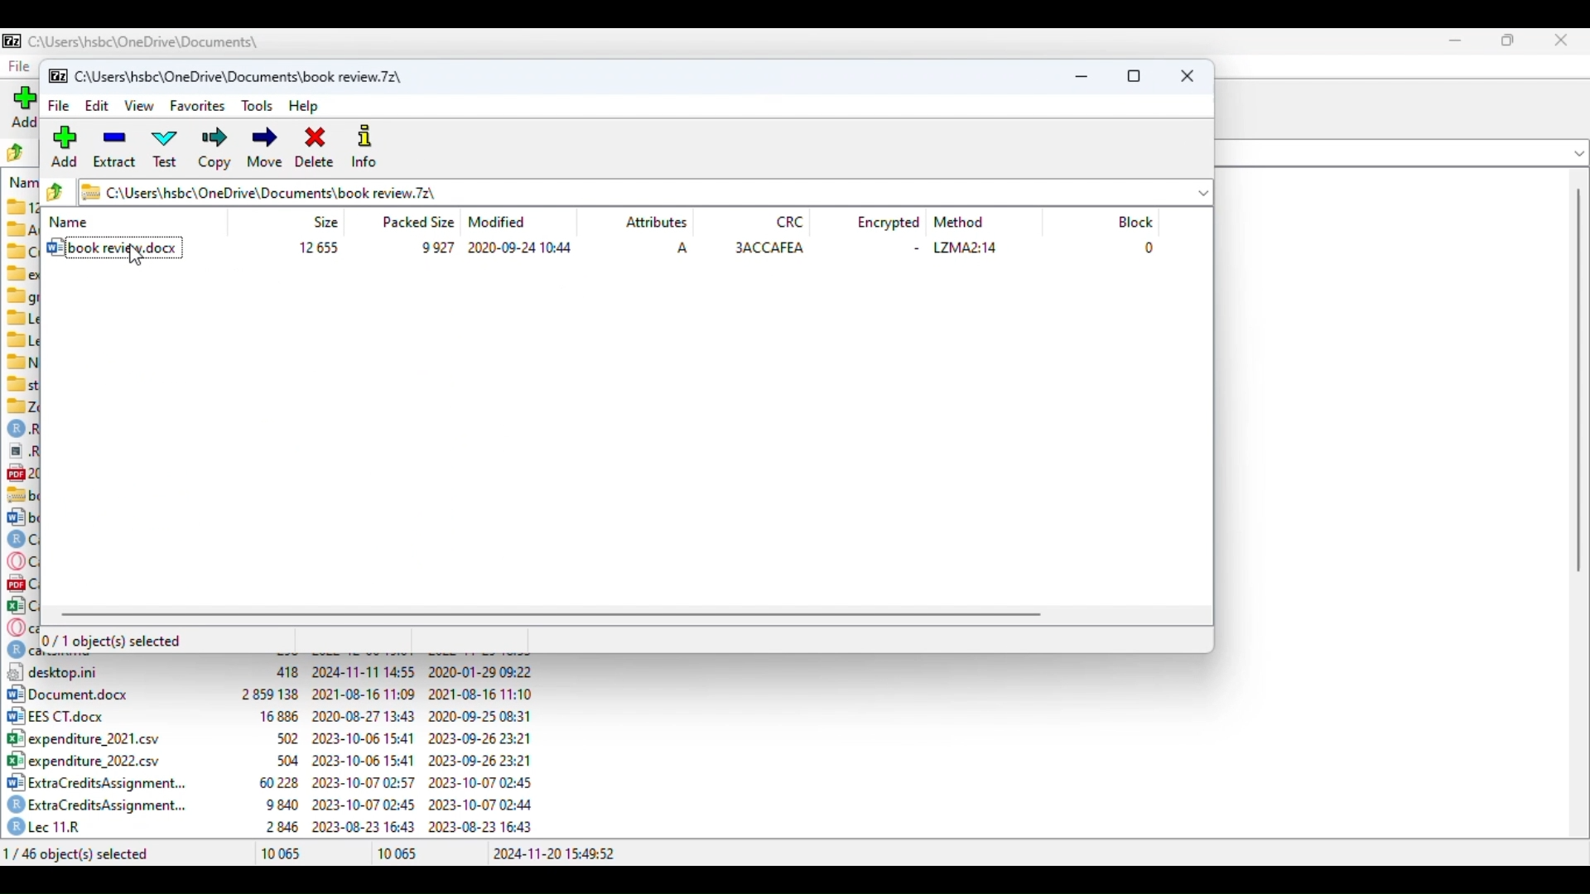 This screenshot has width=1590, height=894. Describe the element at coordinates (1151, 248) in the screenshot. I see `0` at that location.